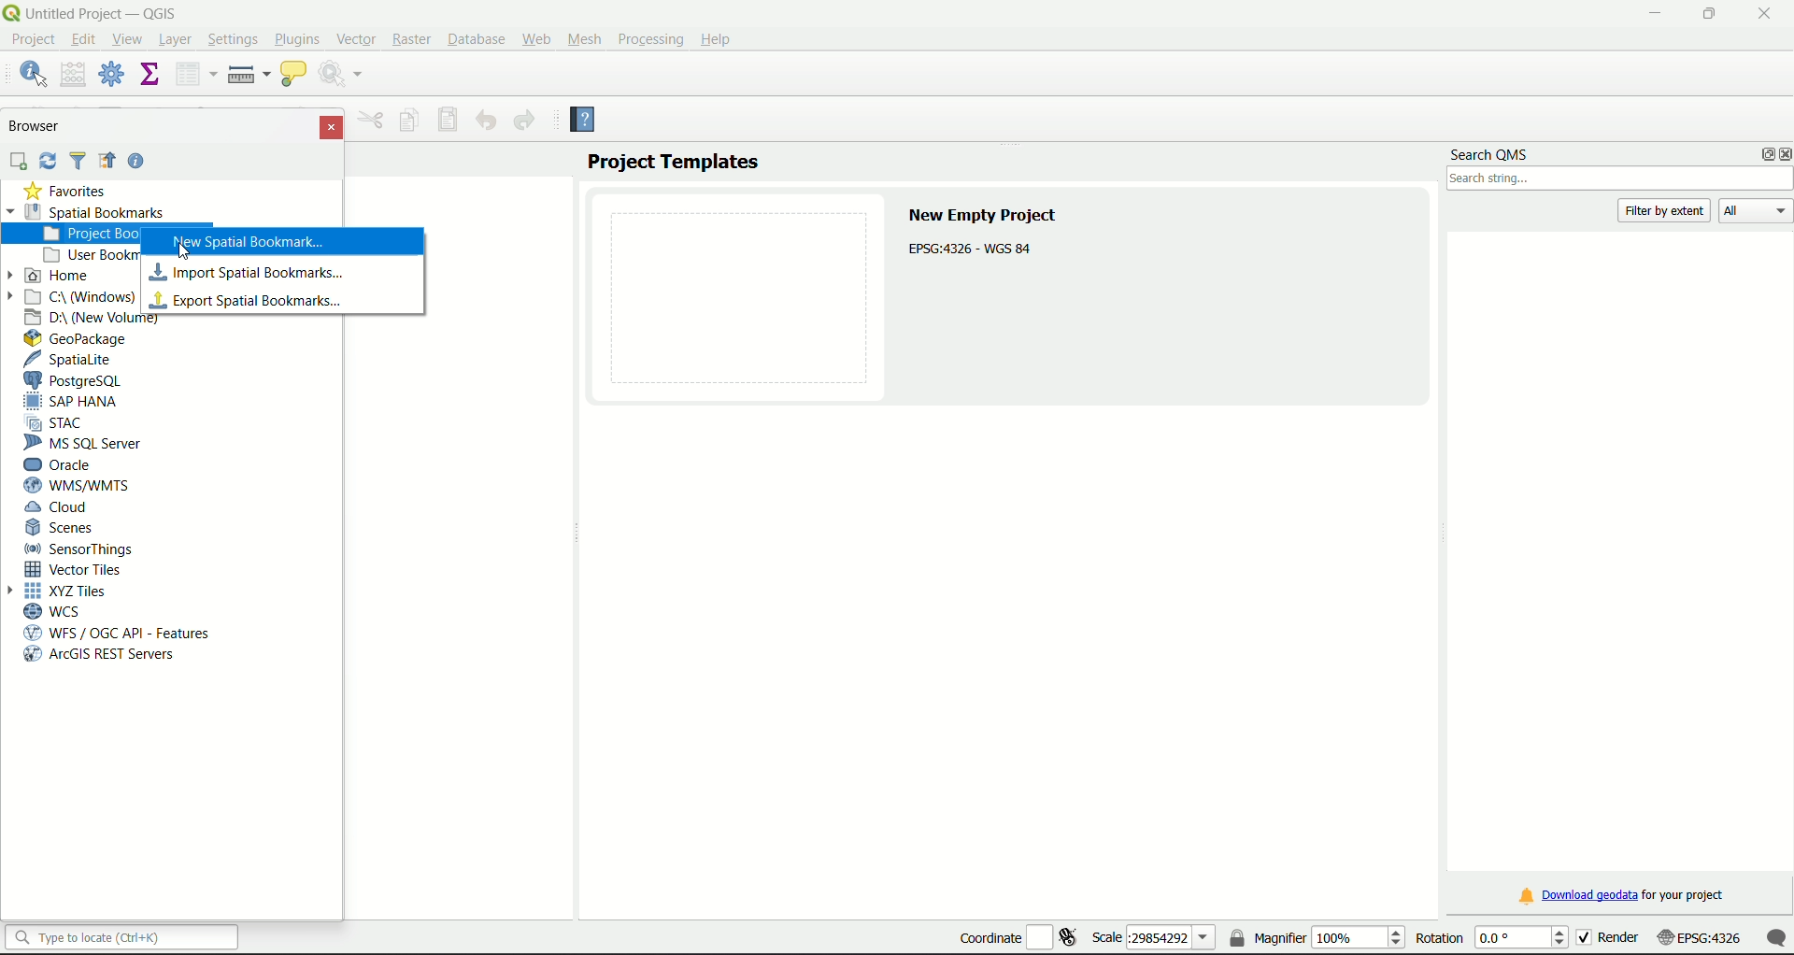 The height and width of the screenshot is (955, 1794). What do you see at coordinates (293, 75) in the screenshot?
I see `show map tips` at bounding box center [293, 75].